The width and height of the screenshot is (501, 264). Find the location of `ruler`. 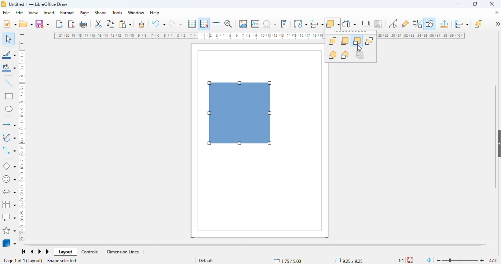

ruler is located at coordinates (422, 36).